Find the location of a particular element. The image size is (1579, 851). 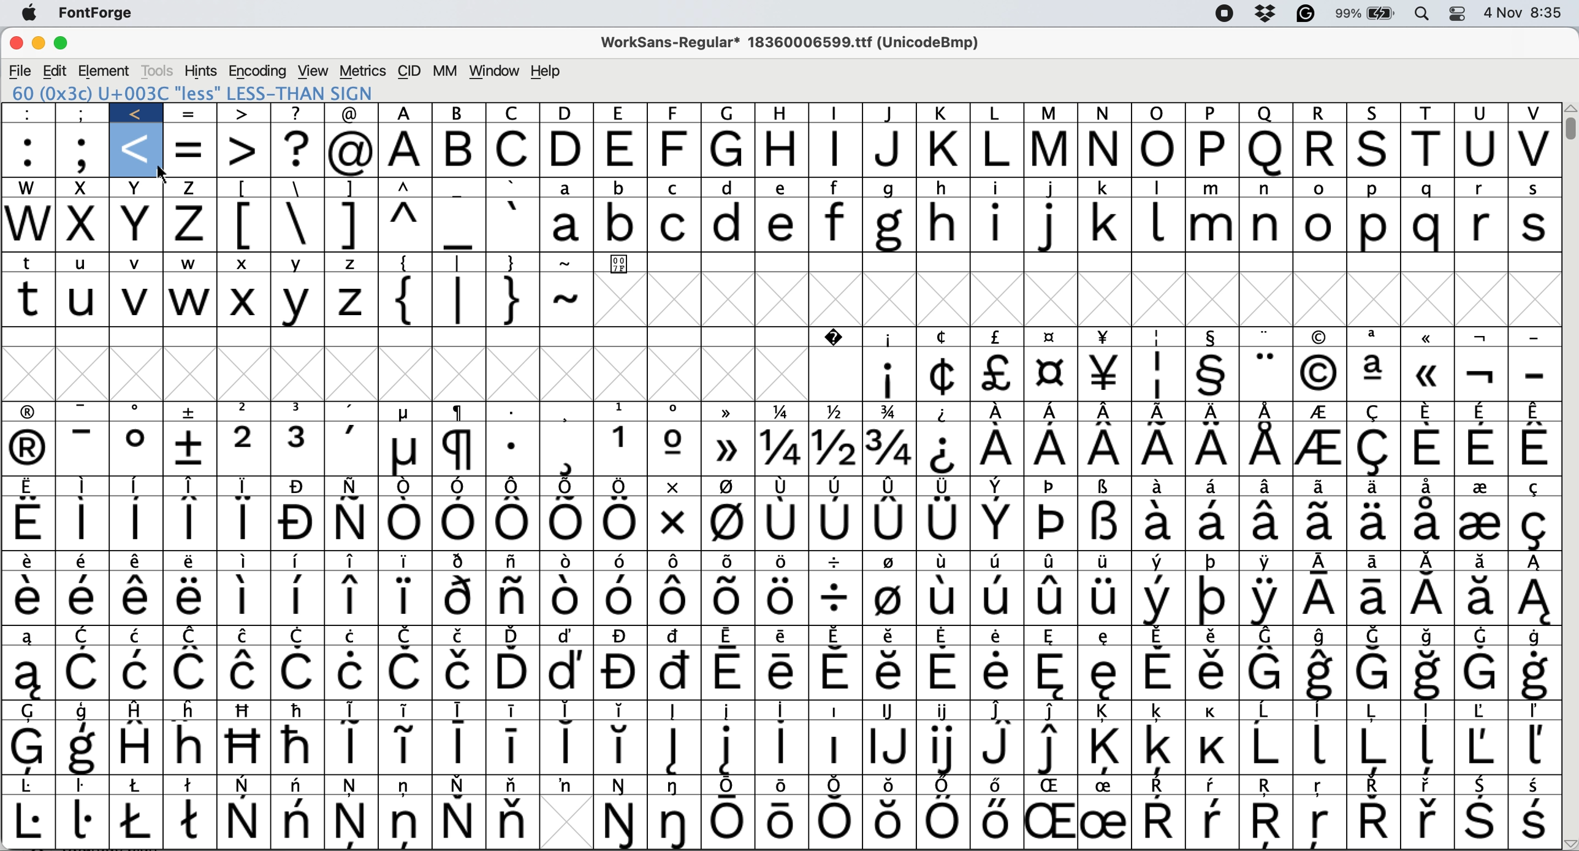

[ is located at coordinates (245, 225).